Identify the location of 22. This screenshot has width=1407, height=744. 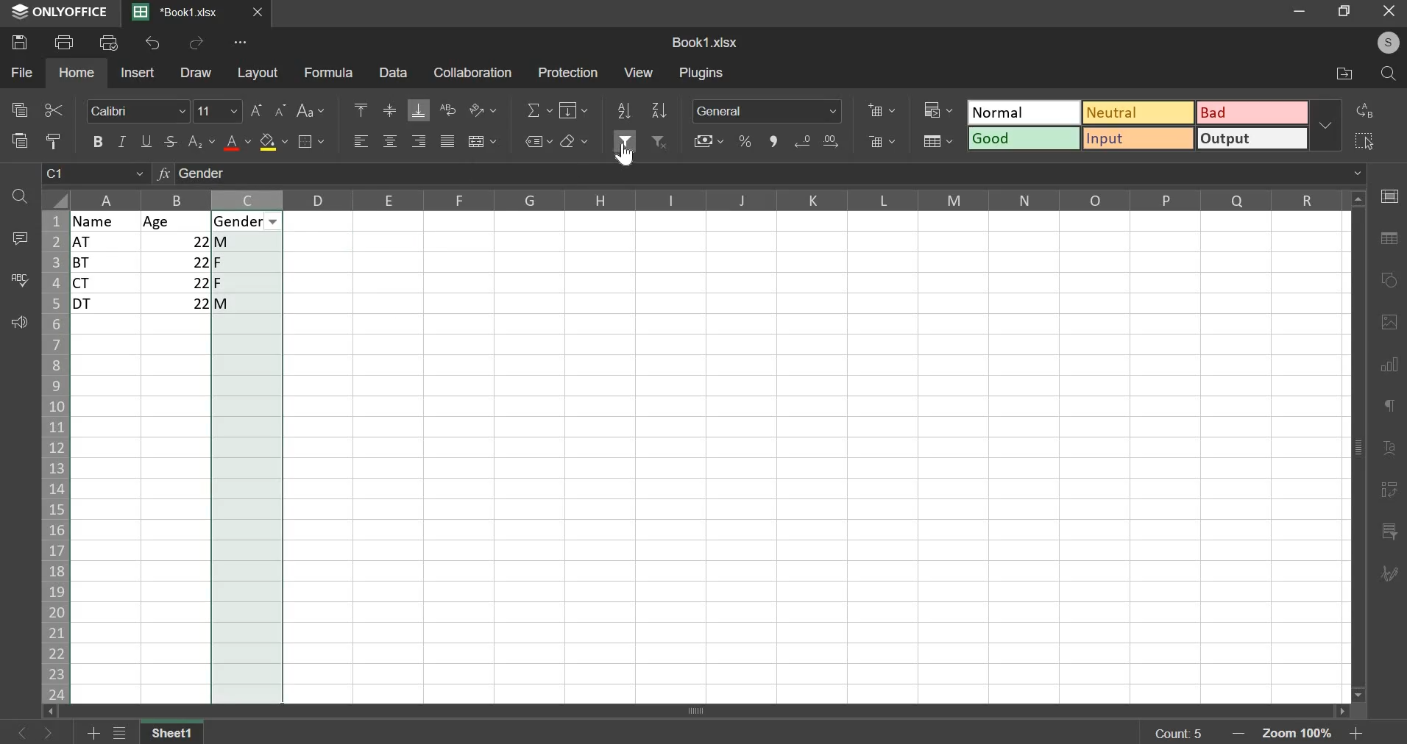
(178, 262).